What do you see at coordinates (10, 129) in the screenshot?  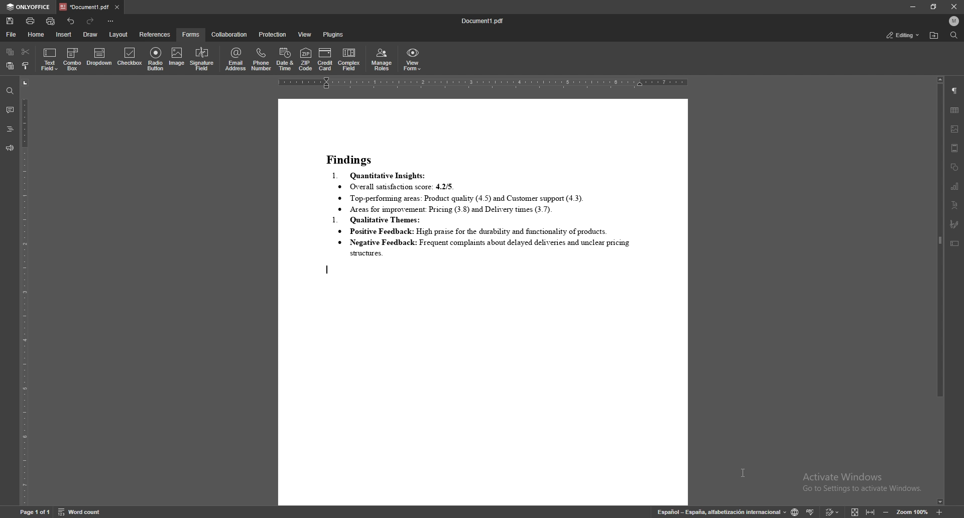 I see `headings` at bounding box center [10, 129].